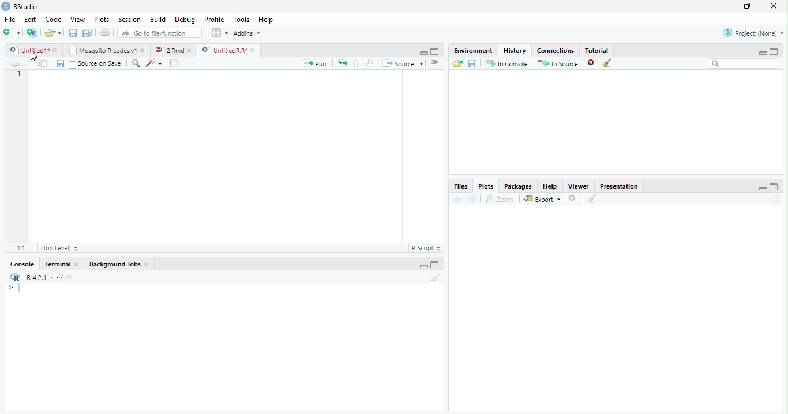  I want to click on Files, so click(460, 186).